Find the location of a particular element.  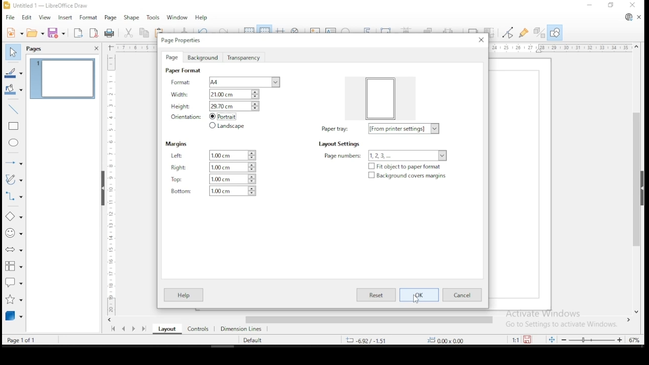

icon and file name is located at coordinates (52, 5).